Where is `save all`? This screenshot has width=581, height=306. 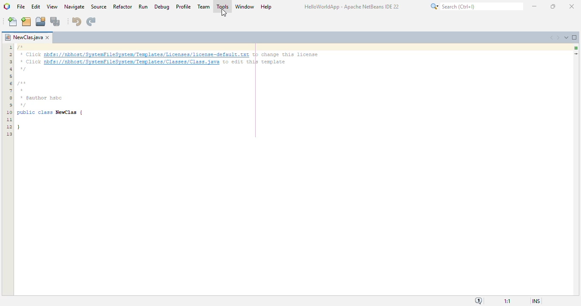
save all is located at coordinates (55, 21).